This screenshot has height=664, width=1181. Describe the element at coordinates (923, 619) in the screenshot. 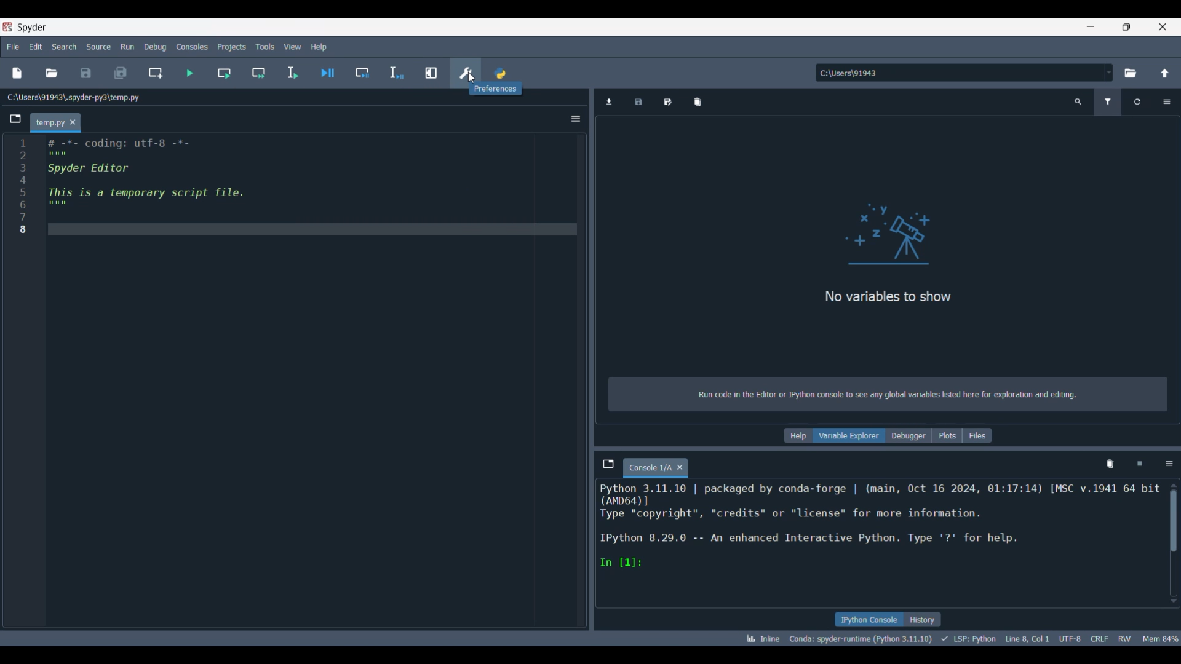

I see `History` at that location.